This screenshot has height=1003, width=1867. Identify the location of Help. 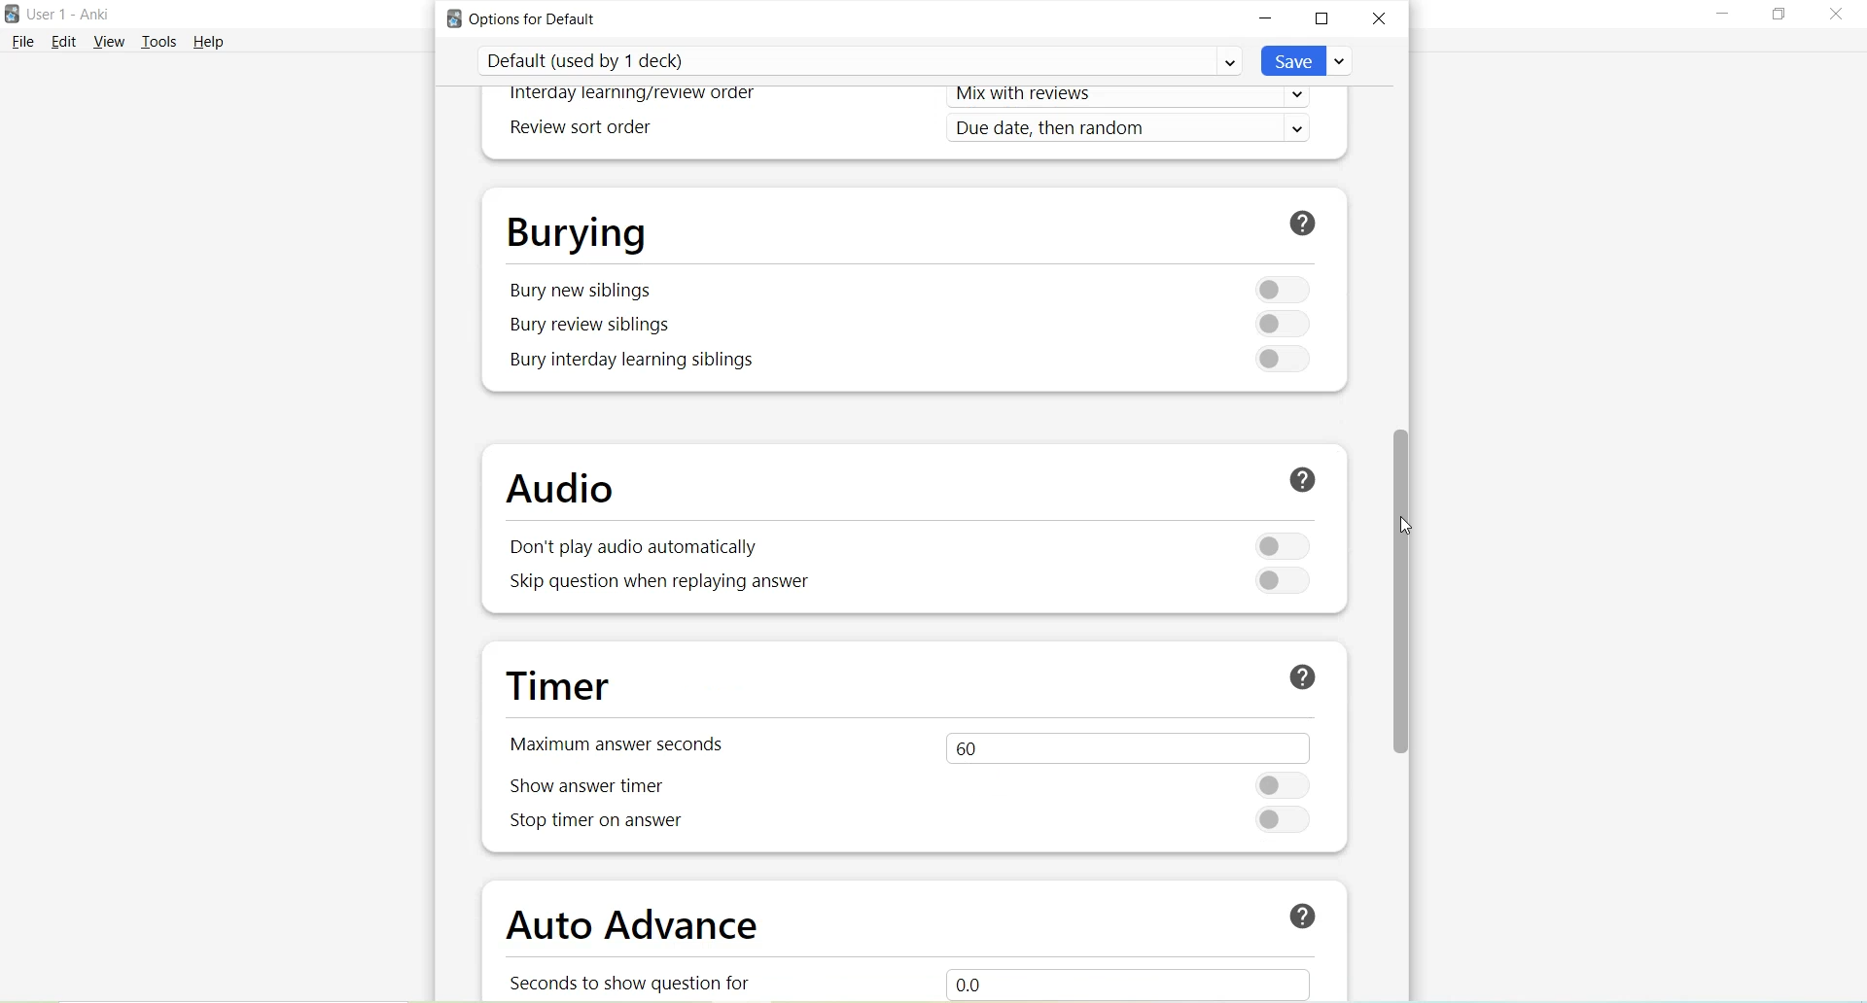
(209, 41).